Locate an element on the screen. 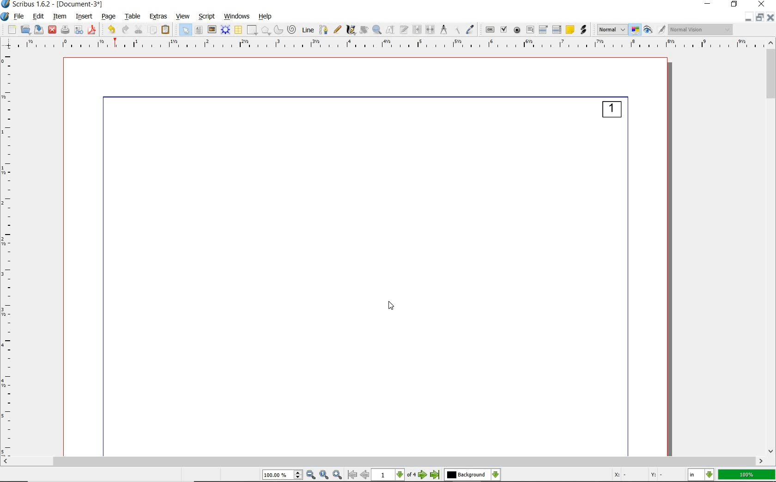 Image resolution: width=776 pixels, height=482 pixels. line is located at coordinates (307, 30).